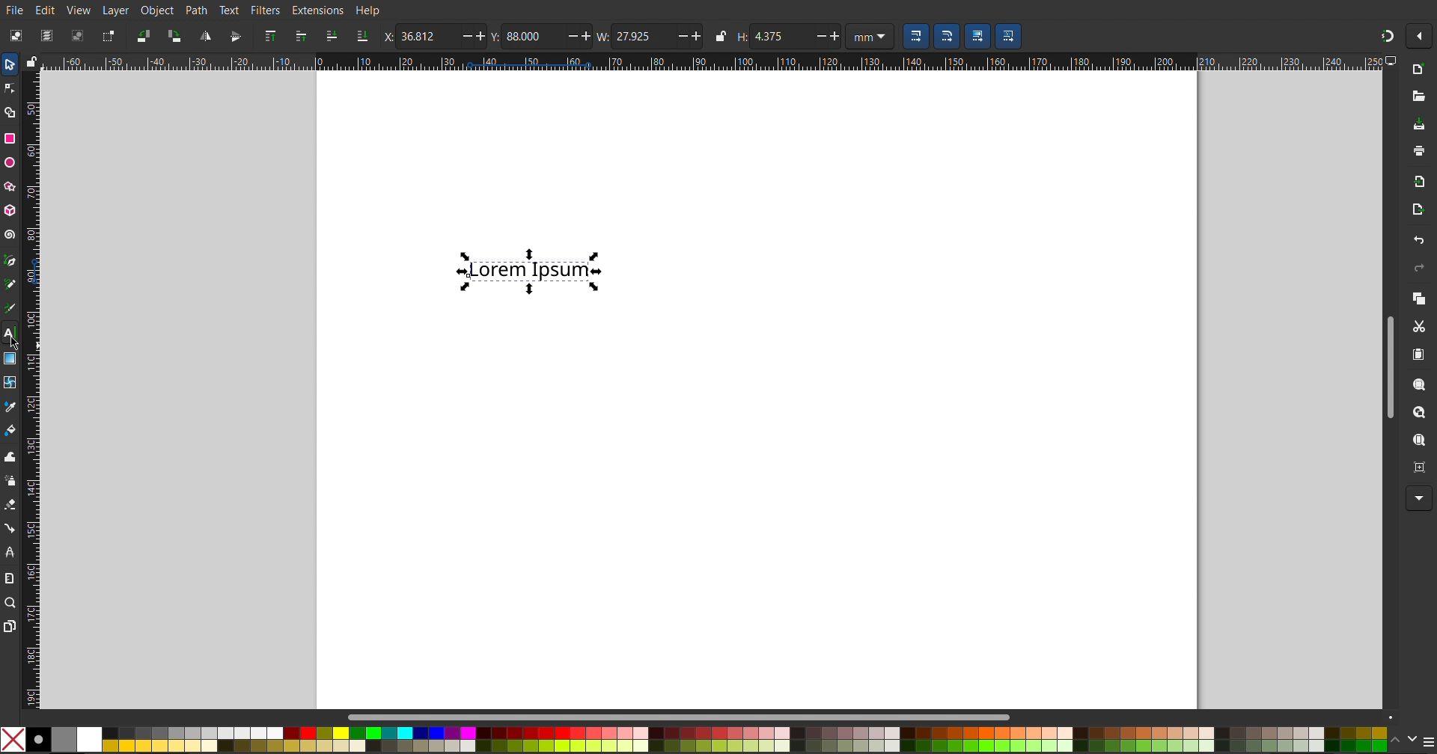 The height and width of the screenshot is (754, 1437). I want to click on New, so click(1418, 70).